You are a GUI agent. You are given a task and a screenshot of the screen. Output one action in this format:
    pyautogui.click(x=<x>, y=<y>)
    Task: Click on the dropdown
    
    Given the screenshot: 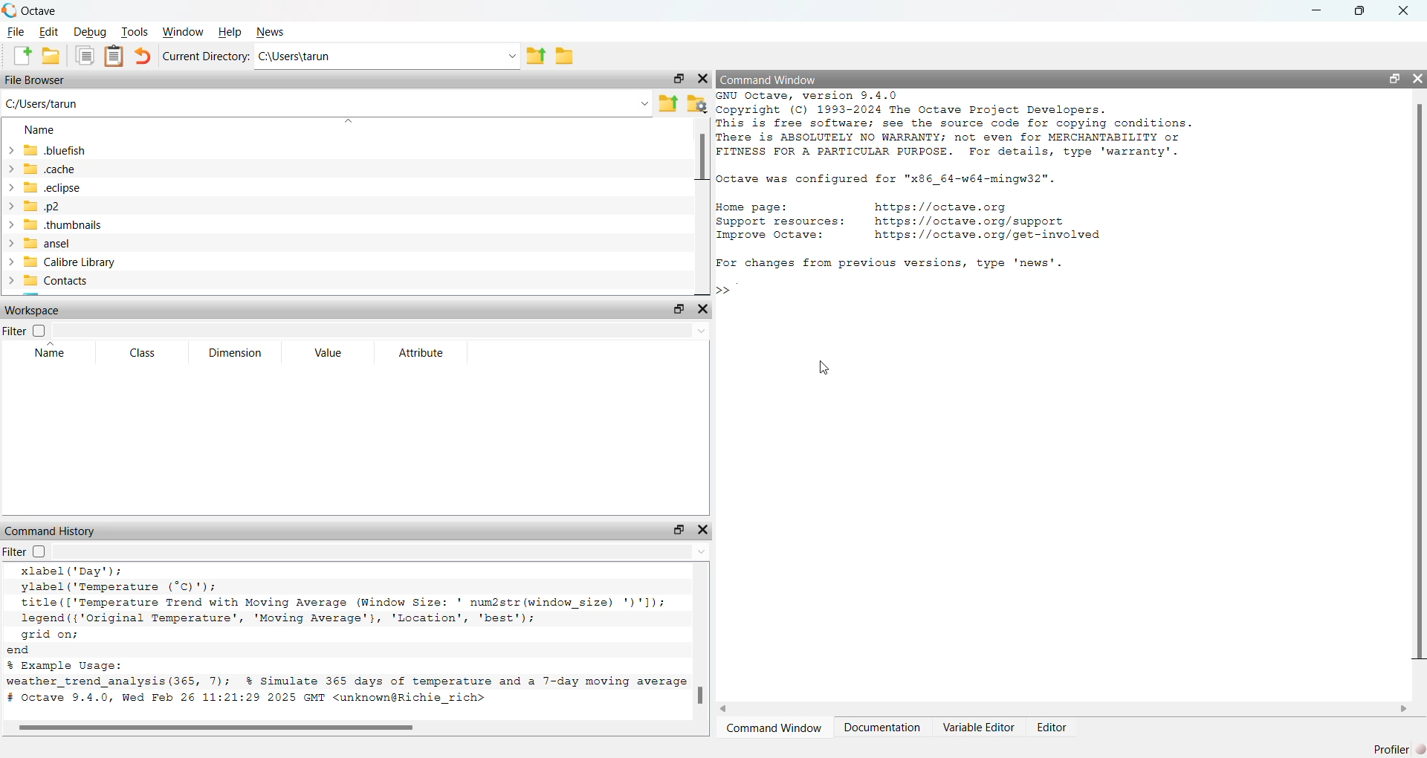 What is the action you would take?
    pyautogui.click(x=644, y=104)
    